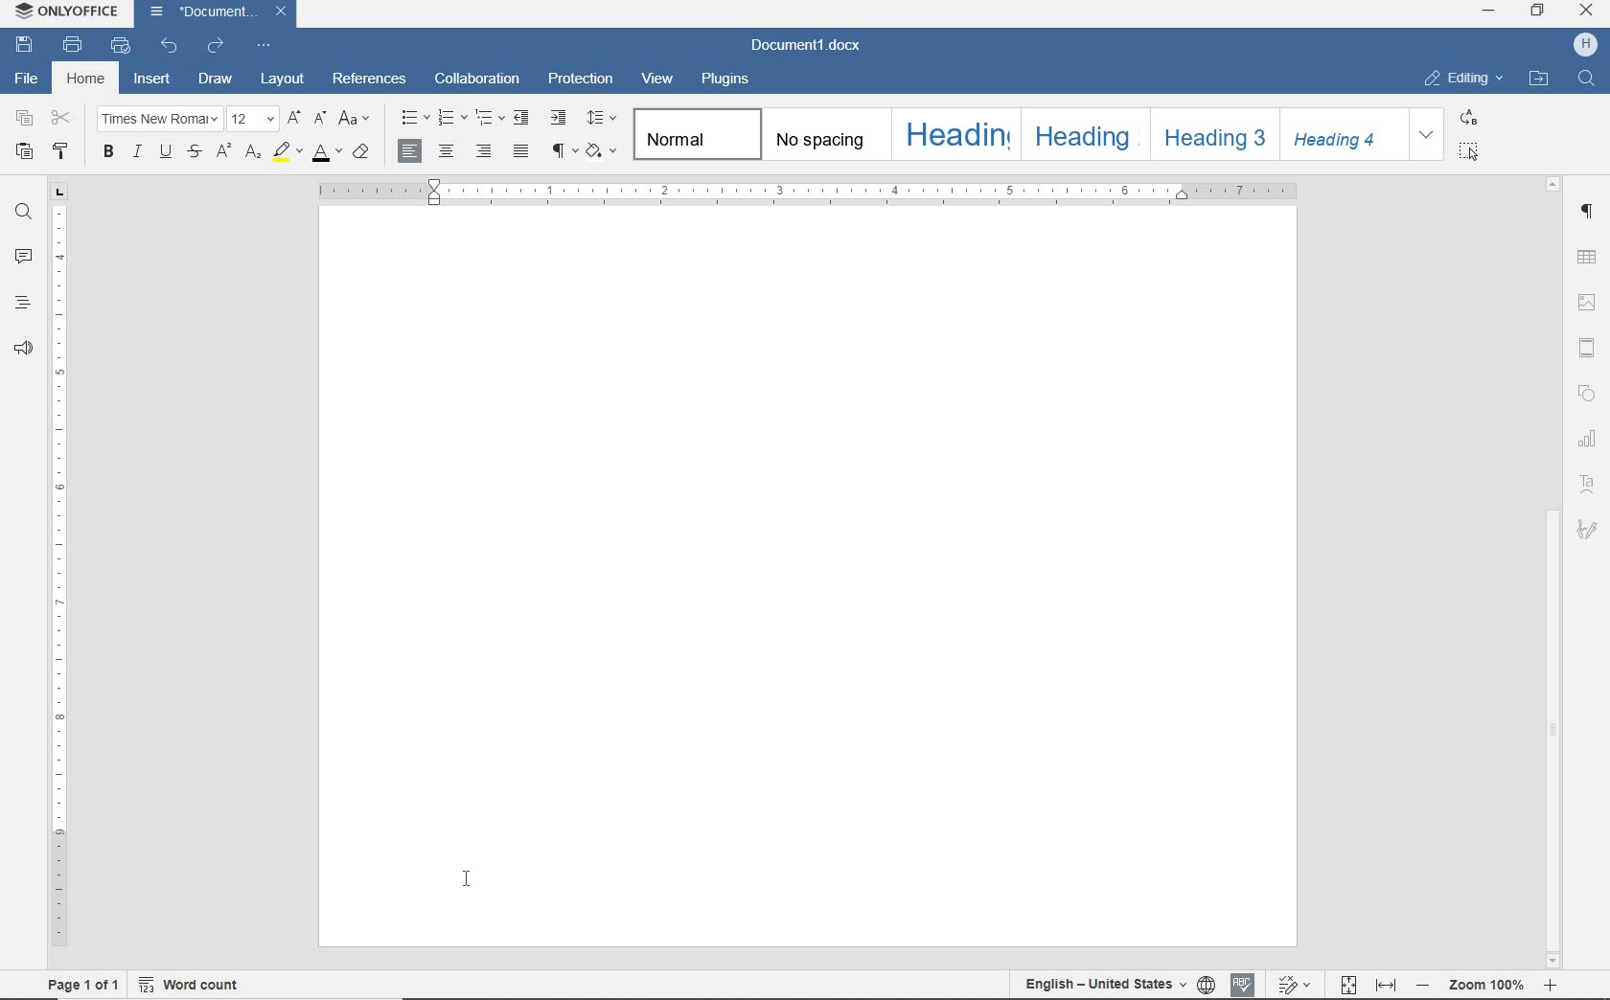 Image resolution: width=1610 pixels, height=1000 pixels. What do you see at coordinates (1541, 79) in the screenshot?
I see `open file location` at bounding box center [1541, 79].